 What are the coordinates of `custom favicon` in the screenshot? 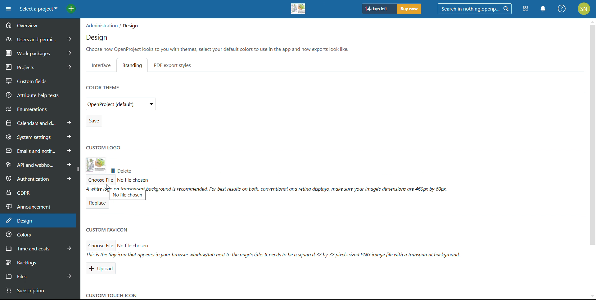 It's located at (107, 230).